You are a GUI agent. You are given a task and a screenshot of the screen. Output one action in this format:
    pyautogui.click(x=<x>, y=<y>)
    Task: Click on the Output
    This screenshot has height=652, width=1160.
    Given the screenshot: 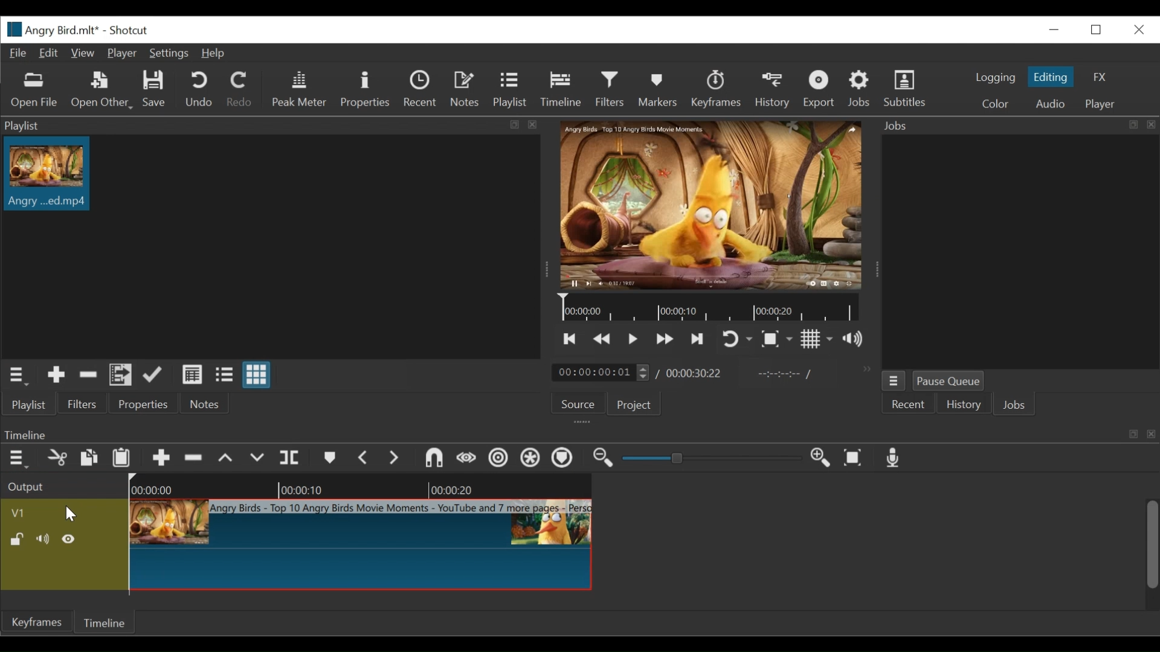 What is the action you would take?
    pyautogui.click(x=61, y=485)
    